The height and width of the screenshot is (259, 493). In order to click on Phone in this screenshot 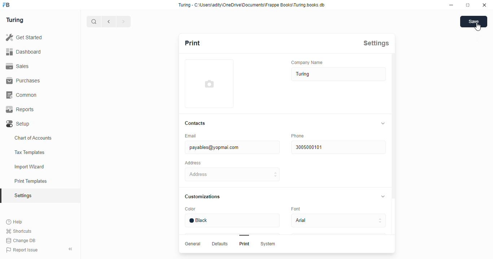, I will do `click(299, 136)`.